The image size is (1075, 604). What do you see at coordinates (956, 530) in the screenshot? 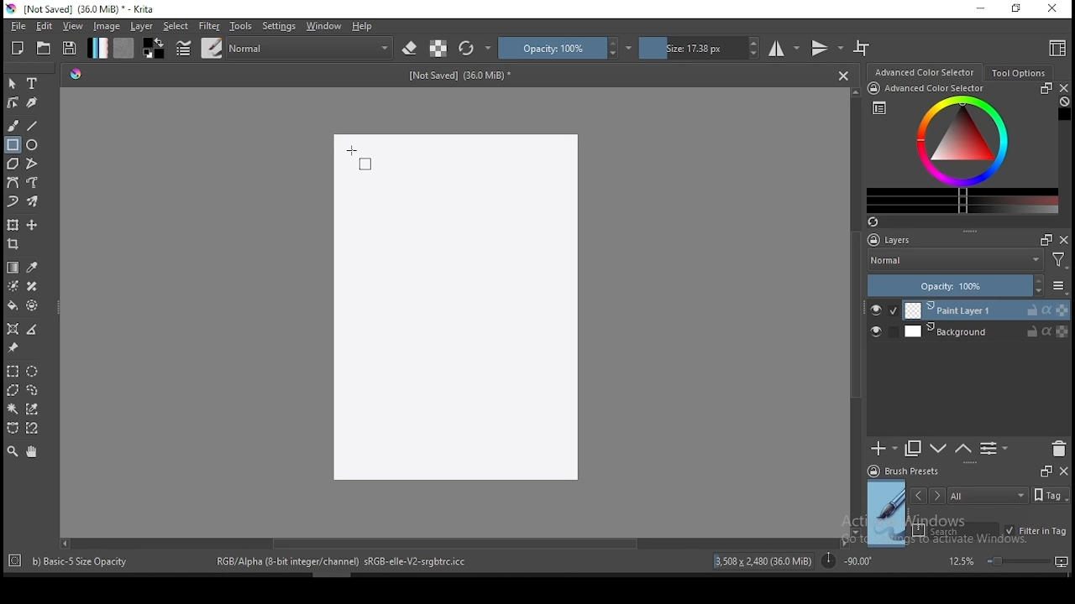
I see `search` at bounding box center [956, 530].